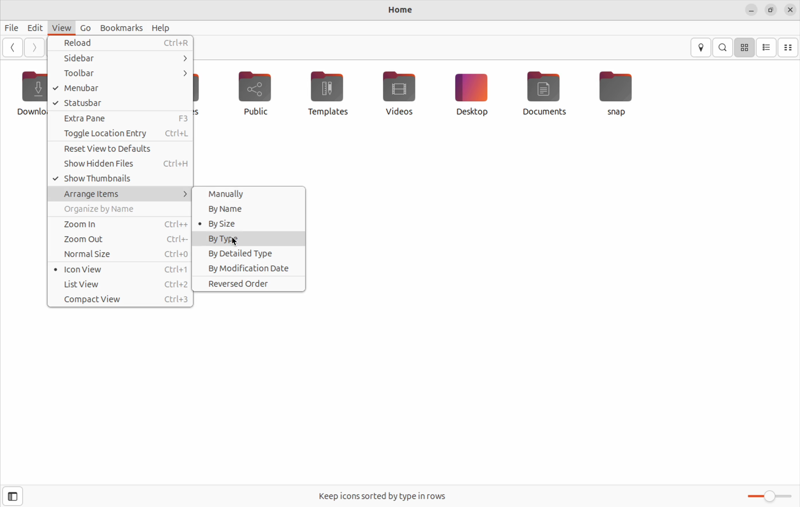 The image size is (800, 507). I want to click on by size, so click(244, 223).